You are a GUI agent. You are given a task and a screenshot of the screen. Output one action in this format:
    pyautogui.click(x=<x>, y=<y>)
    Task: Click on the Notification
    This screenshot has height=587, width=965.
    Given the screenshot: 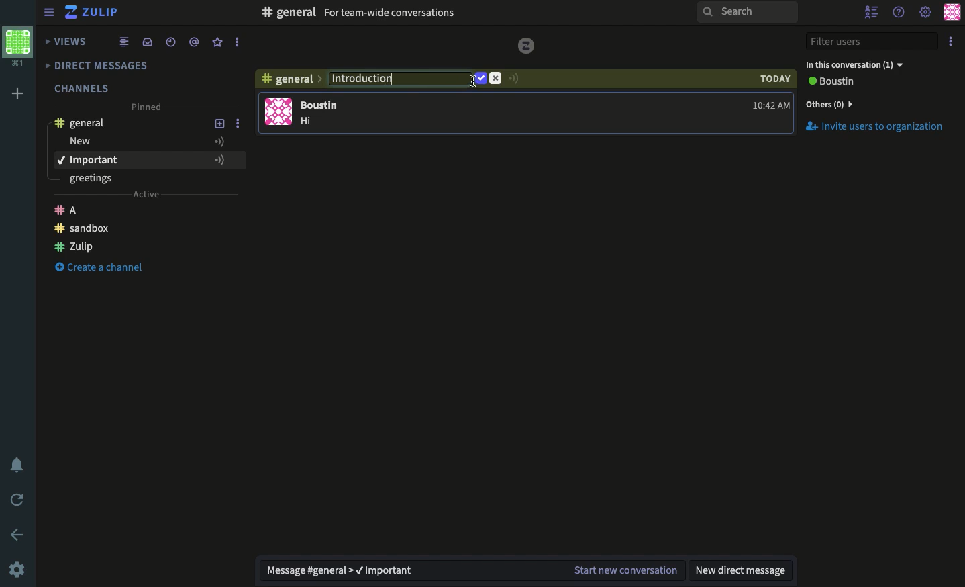 What is the action you would take?
    pyautogui.click(x=16, y=463)
    